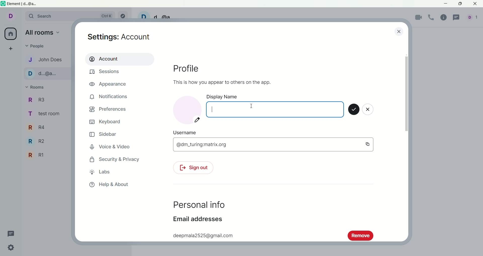 The width and height of the screenshot is (483, 256). Describe the element at coordinates (113, 147) in the screenshot. I see `voice and video` at that location.